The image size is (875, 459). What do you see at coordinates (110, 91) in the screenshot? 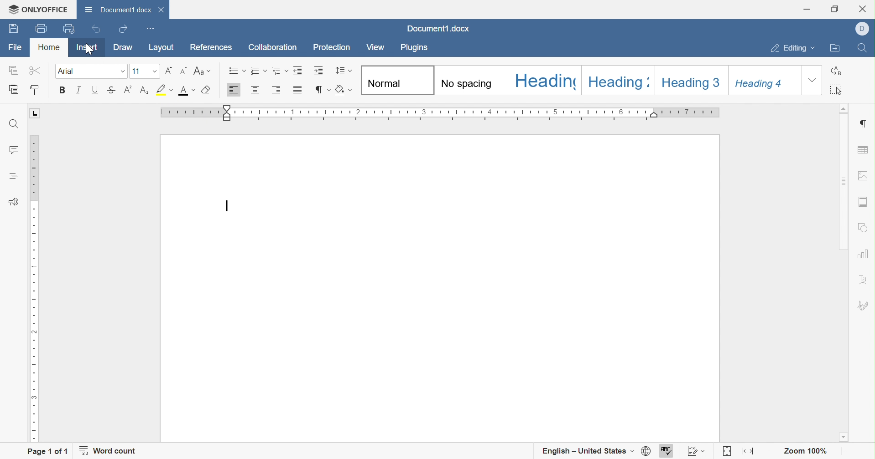
I see `Strikethrough` at bounding box center [110, 91].